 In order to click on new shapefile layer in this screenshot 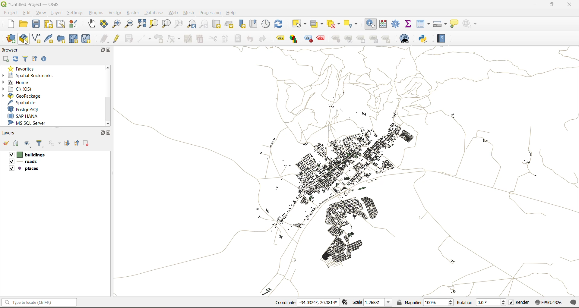, I will do `click(36, 39)`.